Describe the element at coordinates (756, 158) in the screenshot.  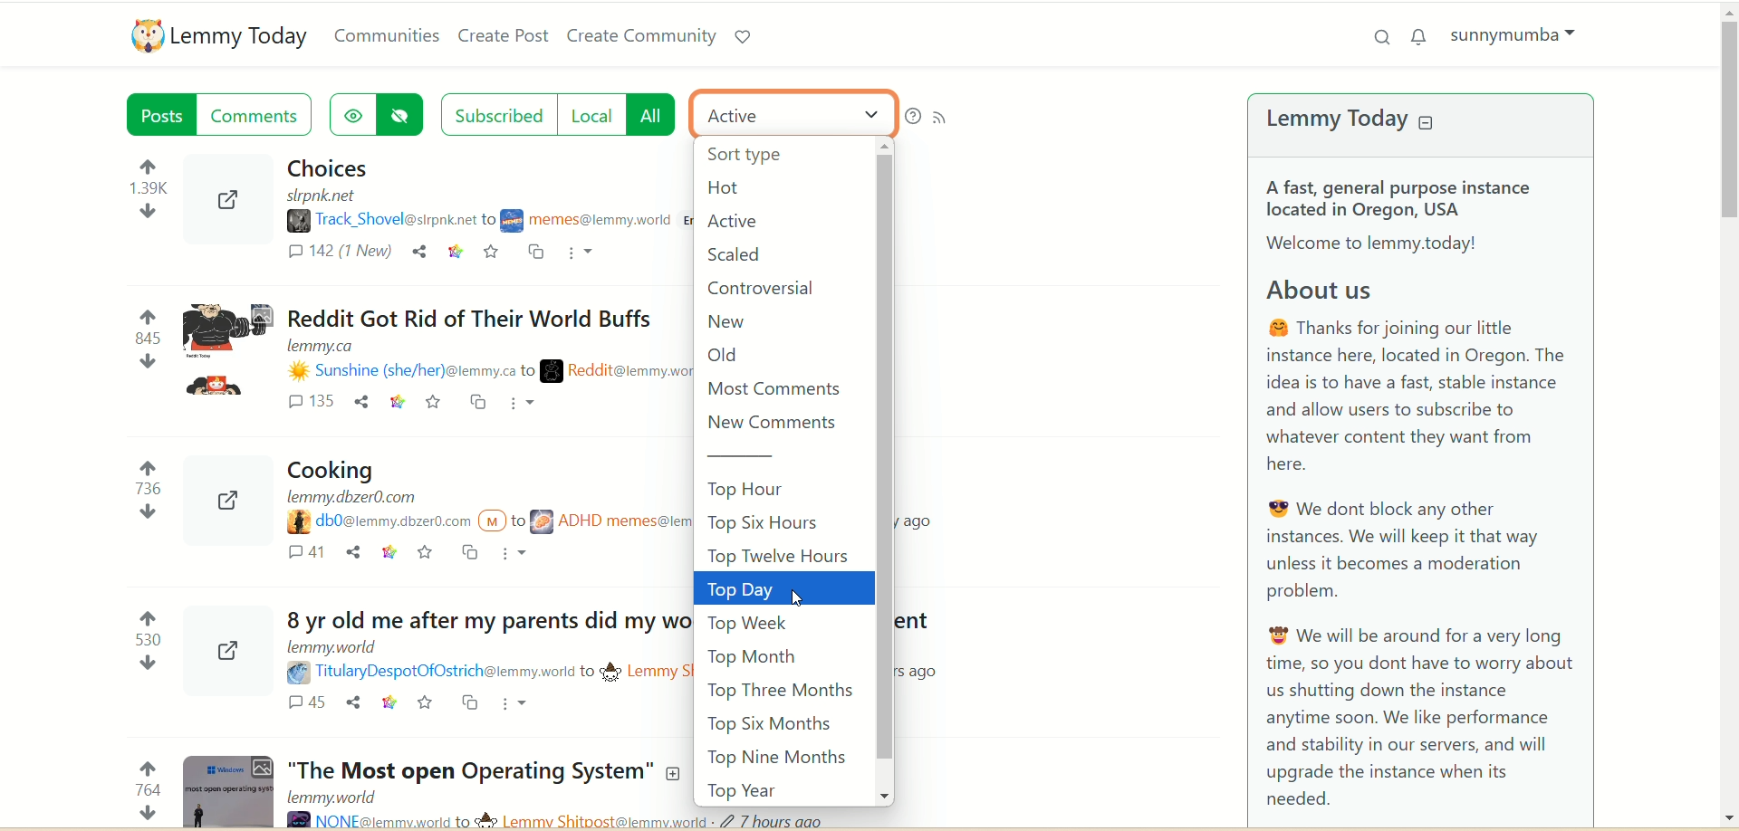
I see `sort type` at that location.